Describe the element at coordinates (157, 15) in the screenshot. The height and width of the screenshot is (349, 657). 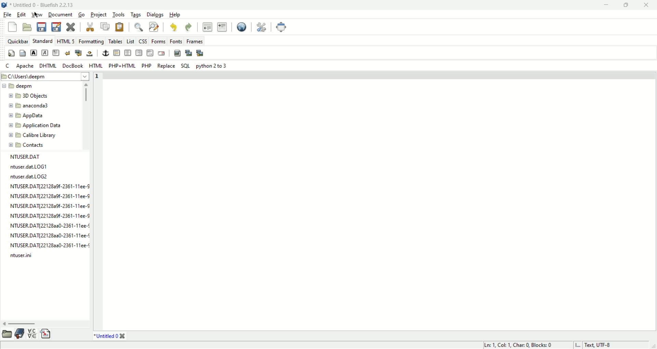
I see `dialogs` at that location.